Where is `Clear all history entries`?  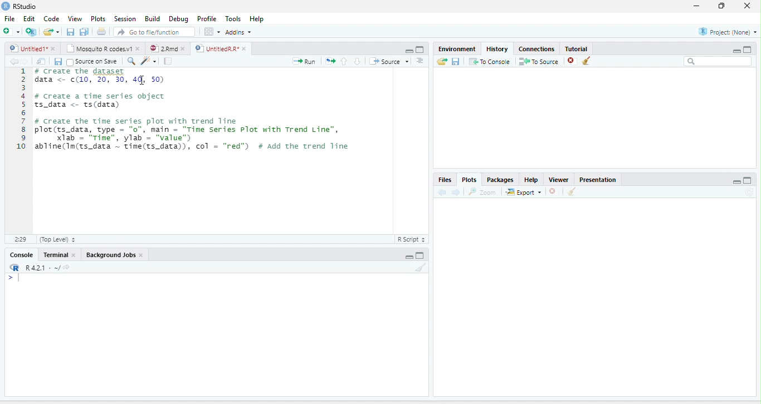 Clear all history entries is located at coordinates (587, 61).